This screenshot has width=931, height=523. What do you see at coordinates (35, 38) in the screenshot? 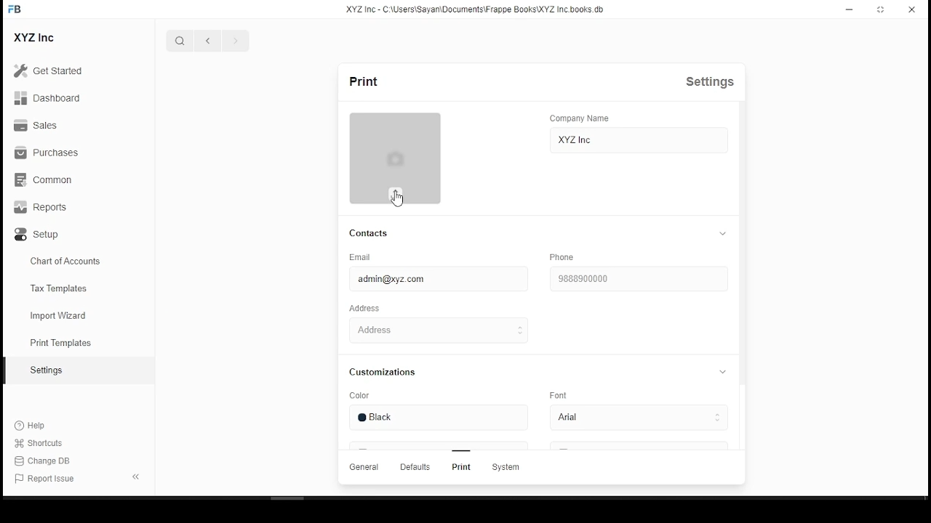
I see `XYZ Inc` at bounding box center [35, 38].